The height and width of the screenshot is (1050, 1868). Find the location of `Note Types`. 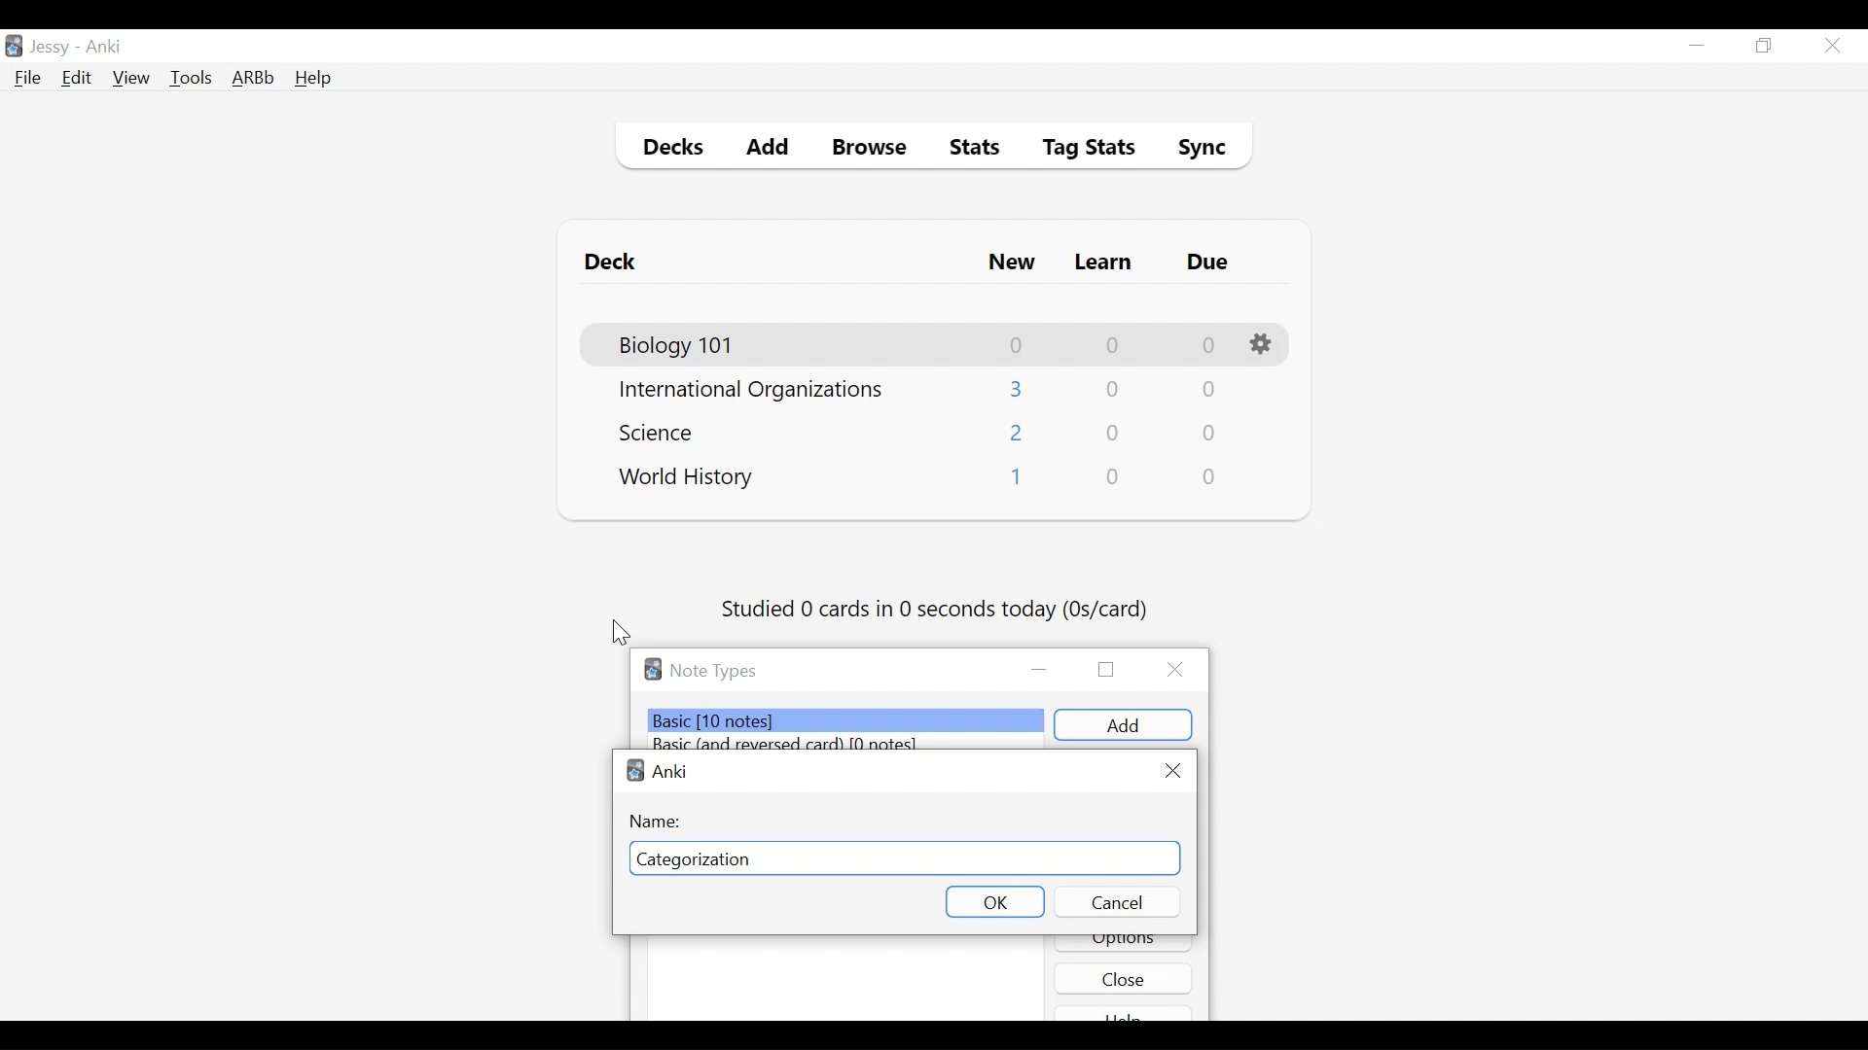

Note Types is located at coordinates (713, 671).